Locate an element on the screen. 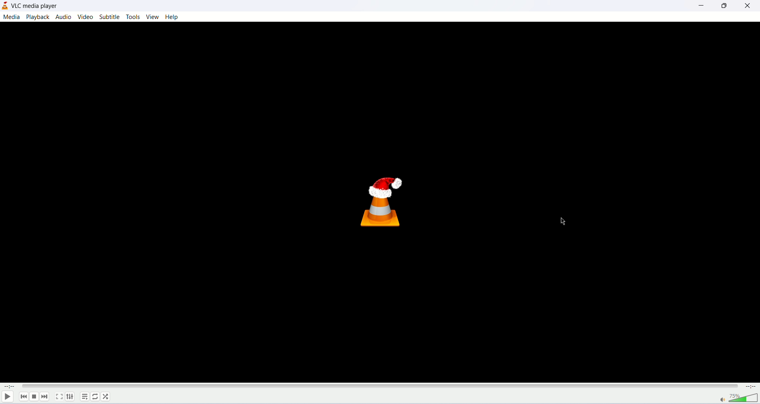  media is located at coordinates (11, 17).